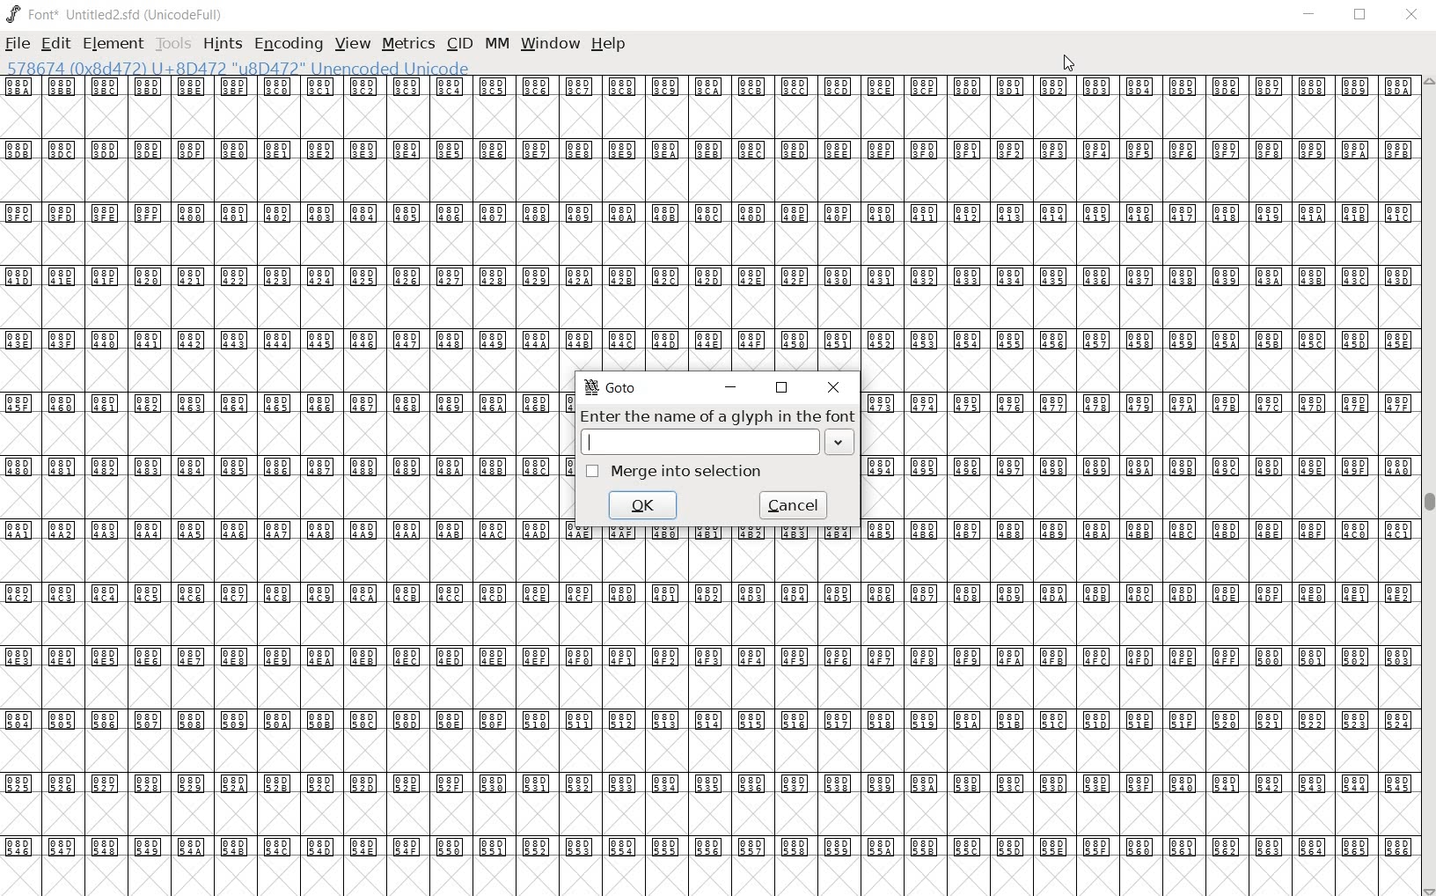 The image size is (1436, 896). I want to click on edit, so click(56, 43).